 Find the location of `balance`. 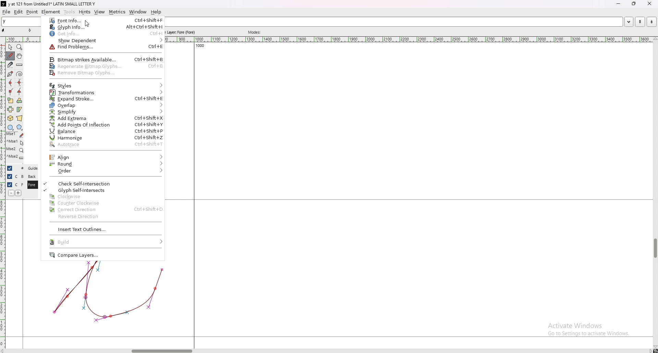

balance is located at coordinates (104, 131).